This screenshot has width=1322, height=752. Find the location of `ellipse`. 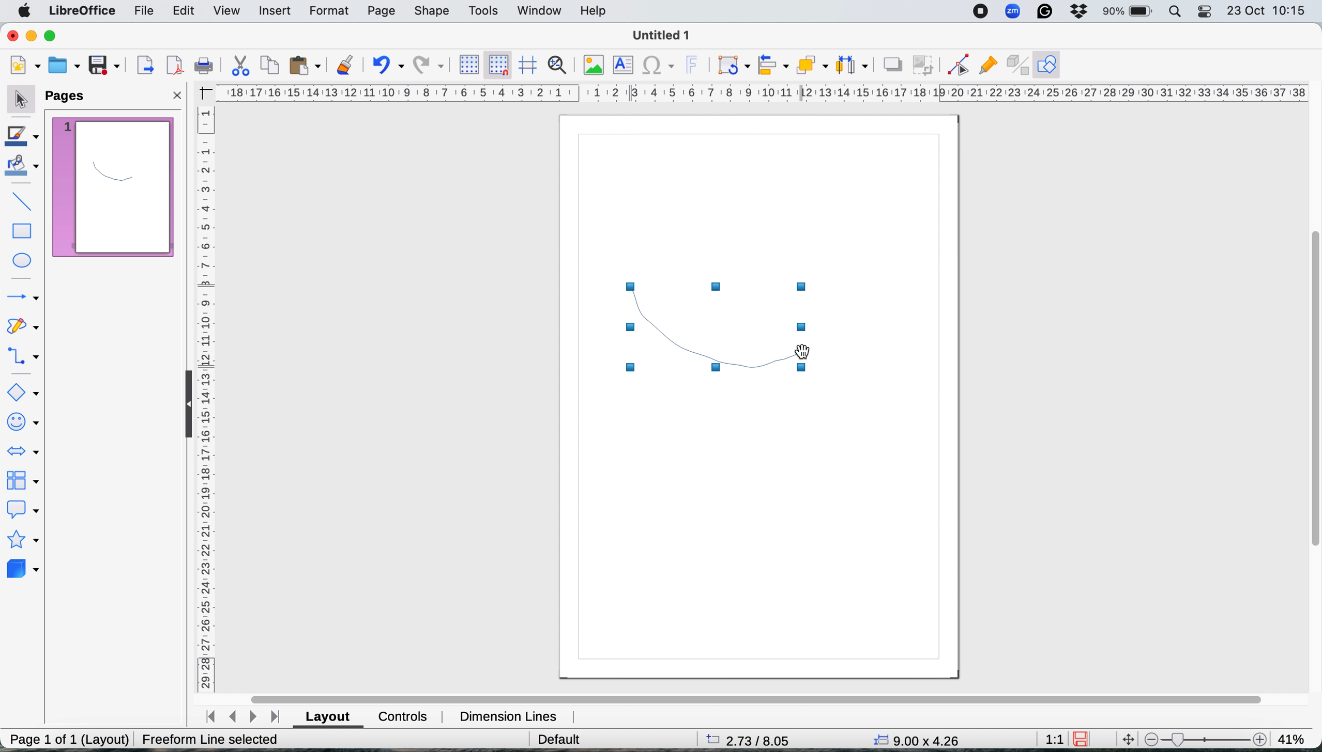

ellipse is located at coordinates (25, 257).